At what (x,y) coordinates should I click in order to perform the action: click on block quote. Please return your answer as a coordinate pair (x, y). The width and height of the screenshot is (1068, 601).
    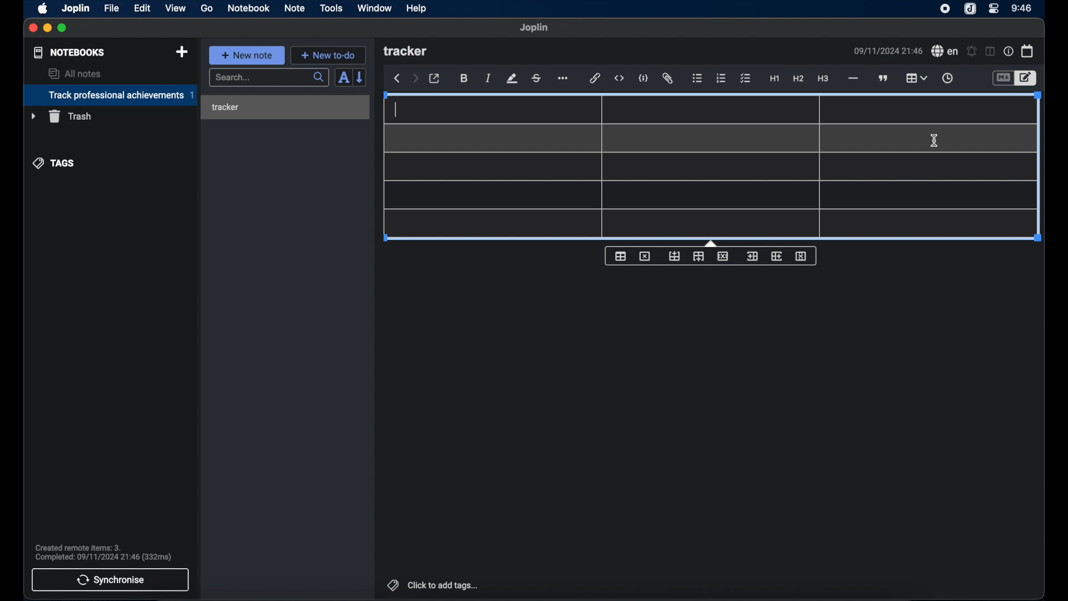
    Looking at the image, I should click on (884, 78).